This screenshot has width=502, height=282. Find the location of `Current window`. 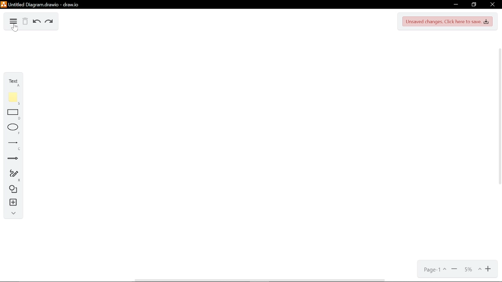

Current window is located at coordinates (43, 4).